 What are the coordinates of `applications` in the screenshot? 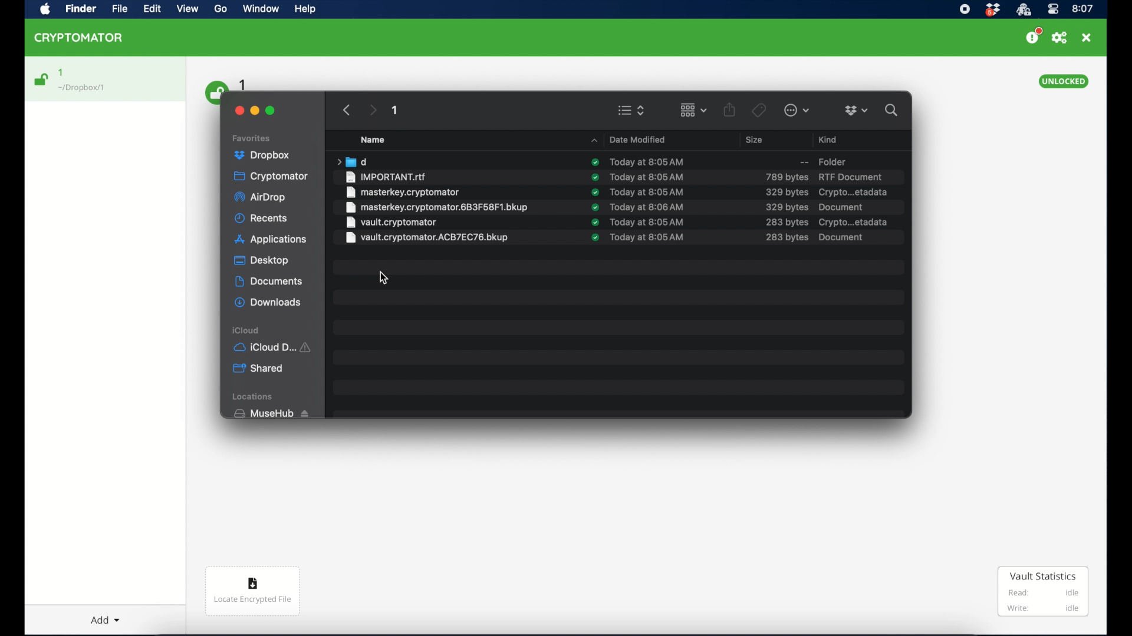 It's located at (271, 240).